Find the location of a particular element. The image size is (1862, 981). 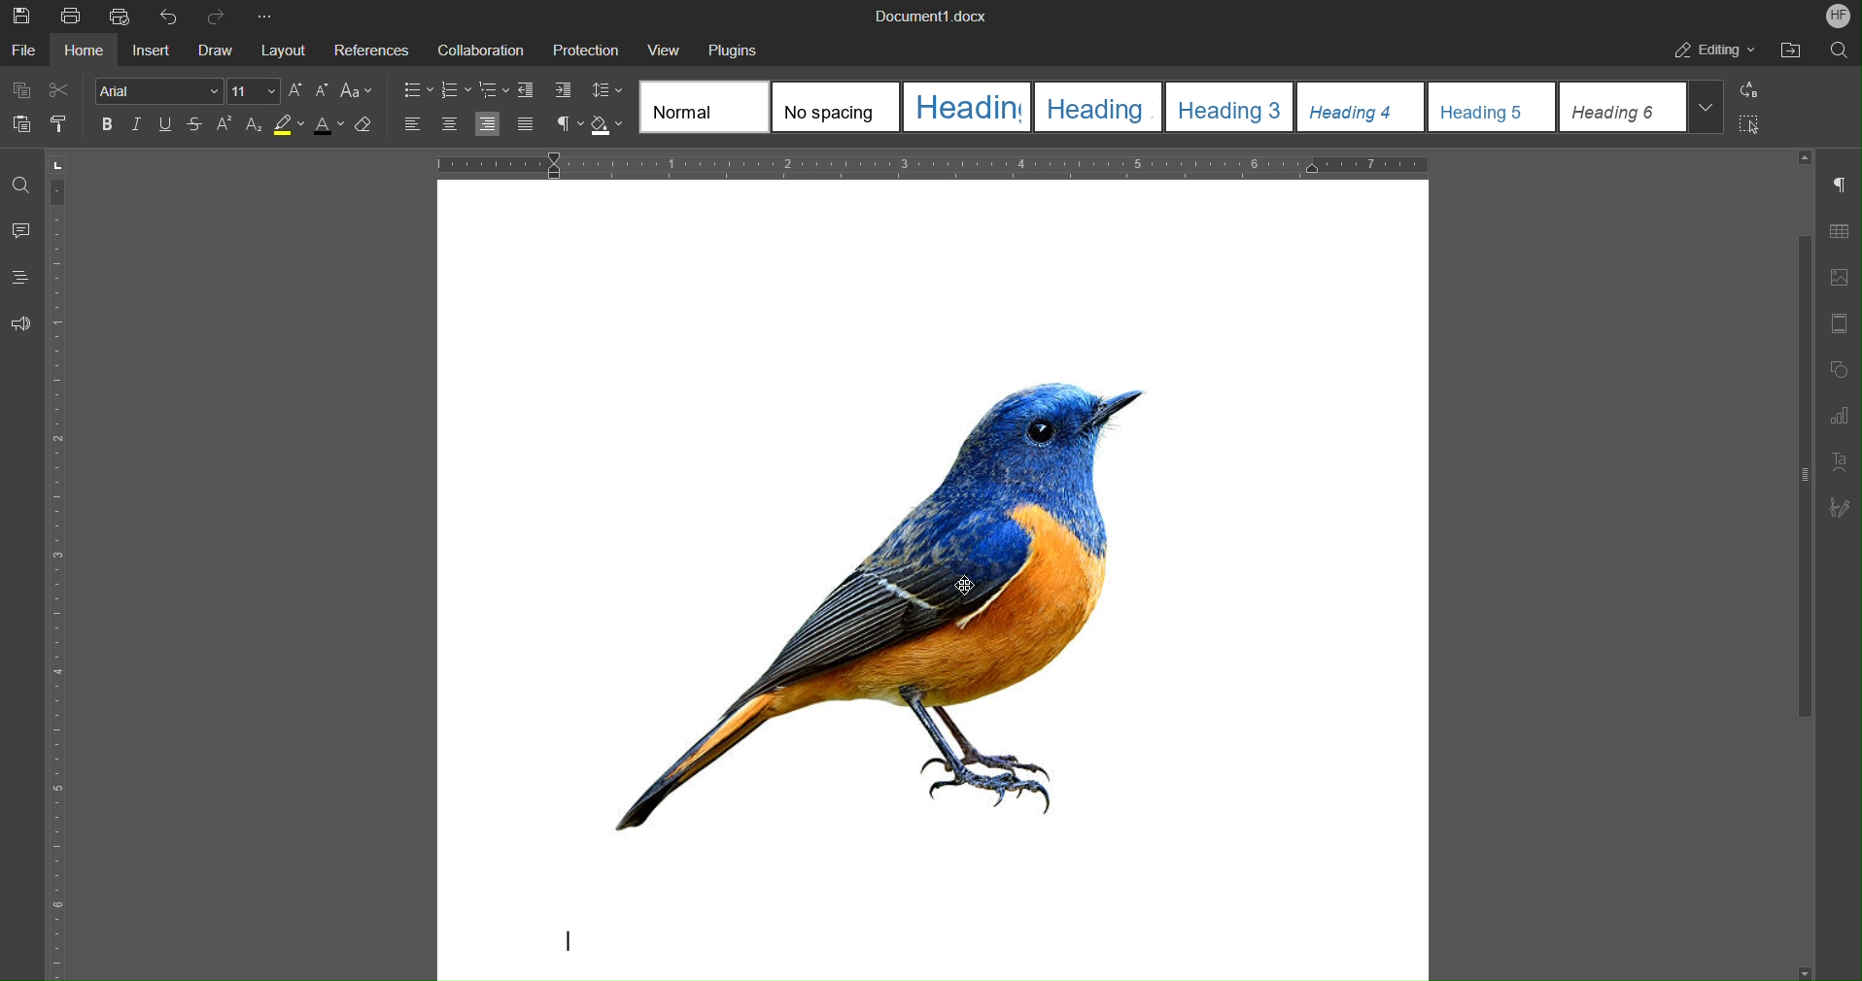

Copy is located at coordinates (19, 90).